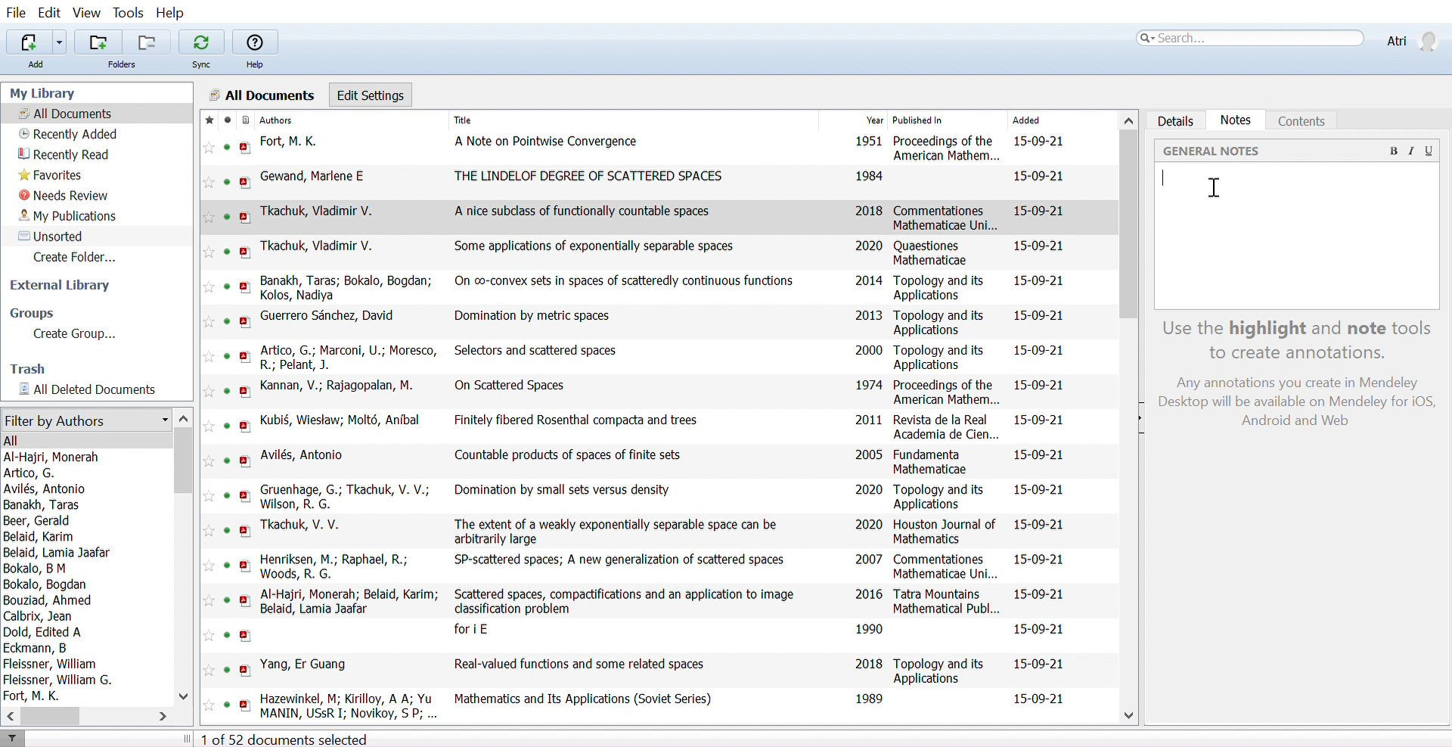  I want to click on open PDF, so click(246, 391).